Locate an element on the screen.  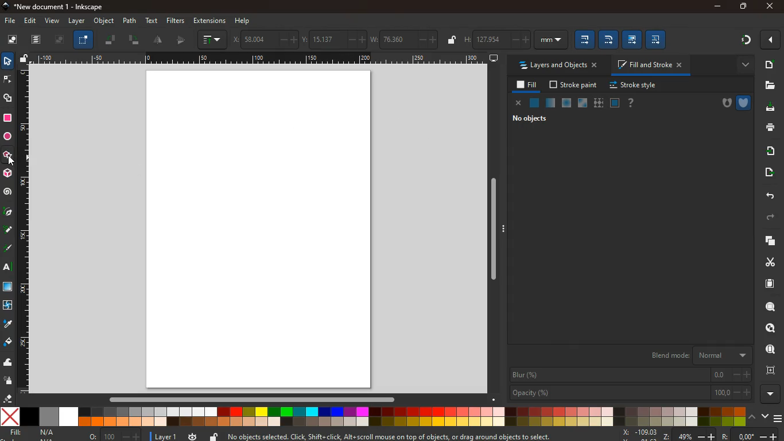
forward is located at coordinates (766, 218).